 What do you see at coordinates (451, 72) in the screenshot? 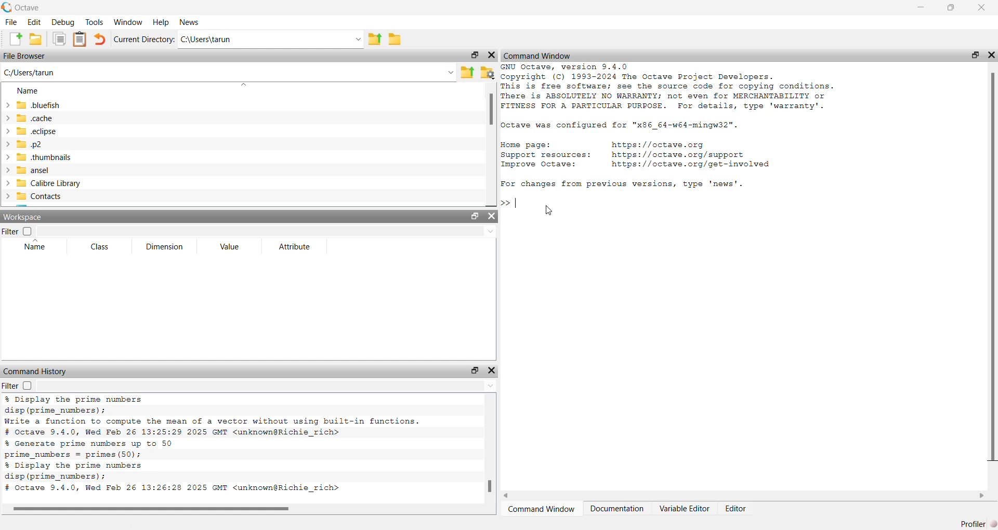
I see `Drop-down ` at bounding box center [451, 72].